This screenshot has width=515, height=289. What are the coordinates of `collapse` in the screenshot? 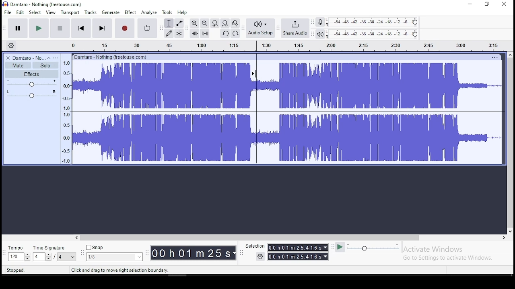 It's located at (48, 57).